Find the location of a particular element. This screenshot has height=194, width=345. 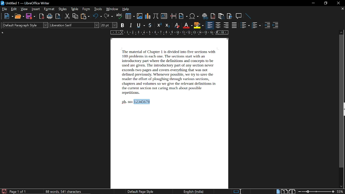

insert text is located at coordinates (164, 16).